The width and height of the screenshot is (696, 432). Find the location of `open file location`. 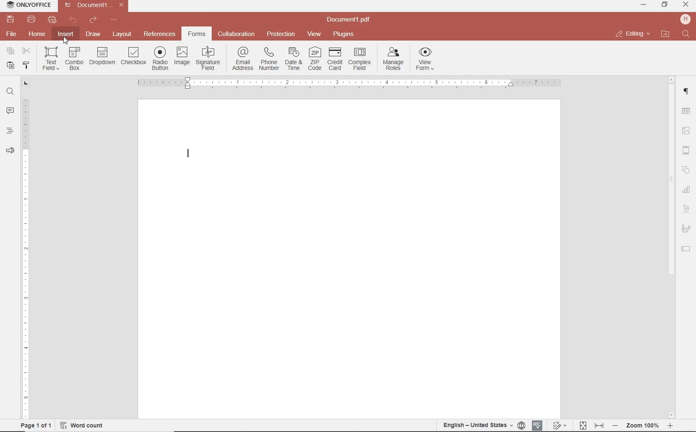

open file location is located at coordinates (665, 34).